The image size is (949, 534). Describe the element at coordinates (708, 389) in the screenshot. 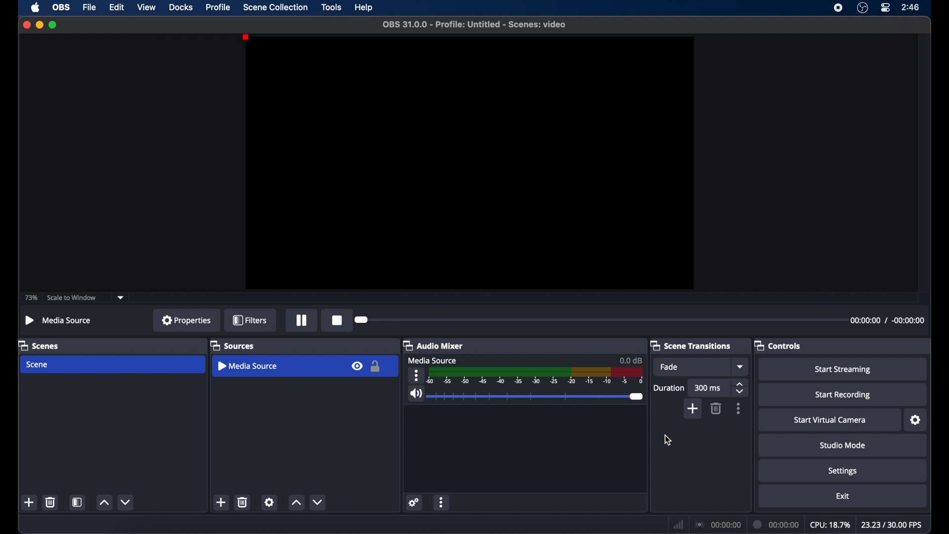

I see `milliseconds` at that location.